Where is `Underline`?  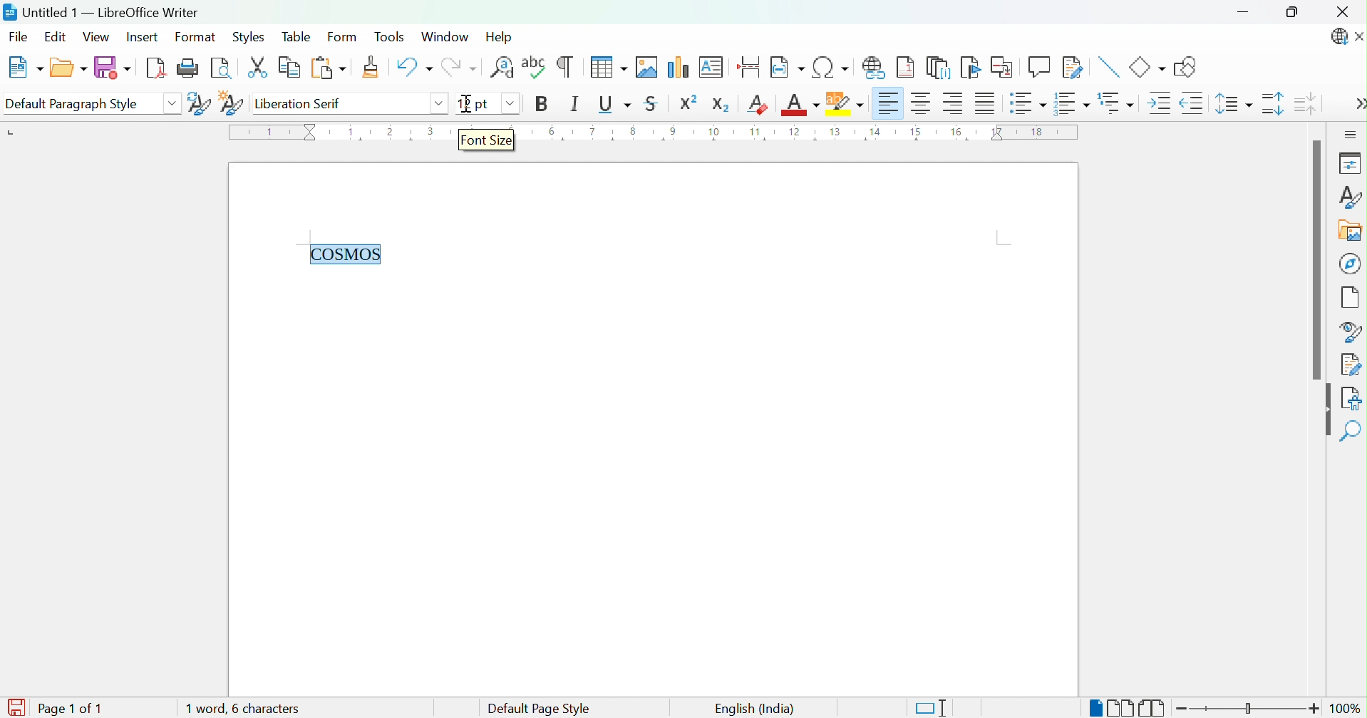 Underline is located at coordinates (614, 104).